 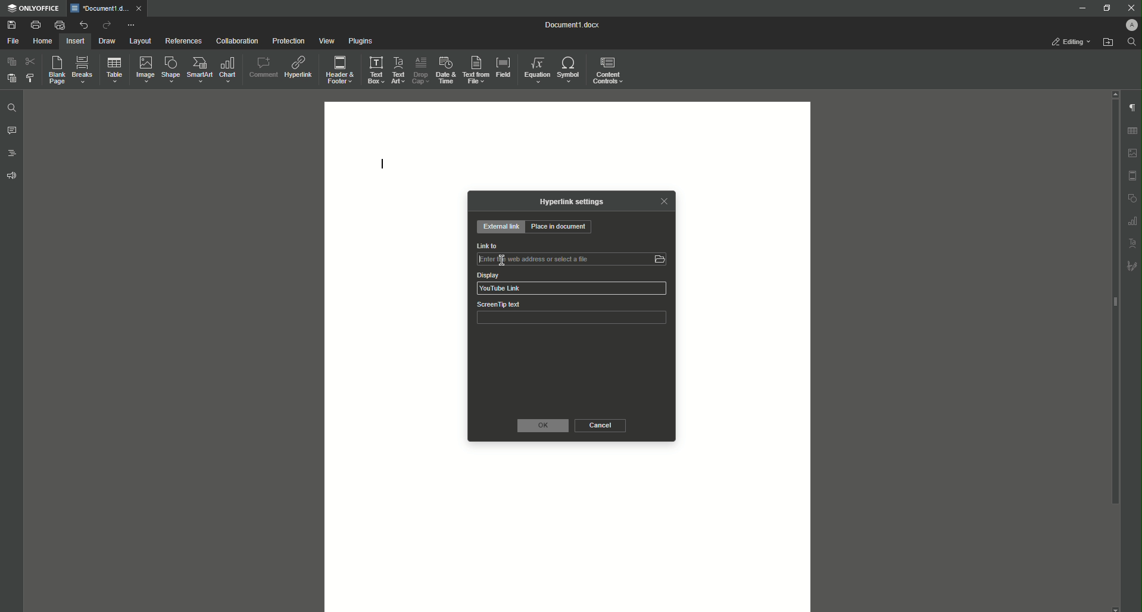 What do you see at coordinates (99, 8) in the screenshot?
I see `*Document1.docx` at bounding box center [99, 8].